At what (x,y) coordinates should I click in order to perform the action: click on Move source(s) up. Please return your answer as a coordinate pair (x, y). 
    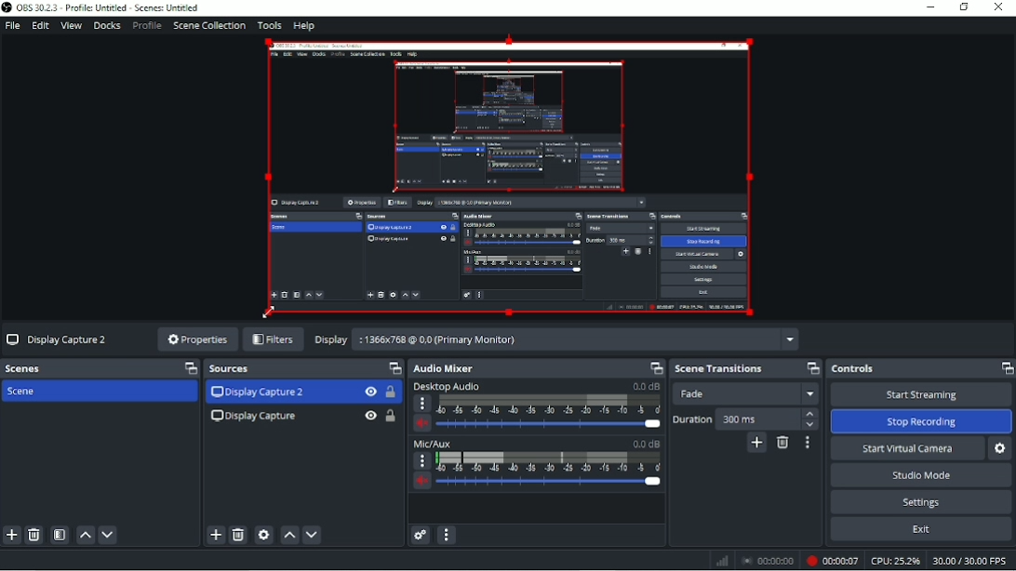
    Looking at the image, I should click on (289, 536).